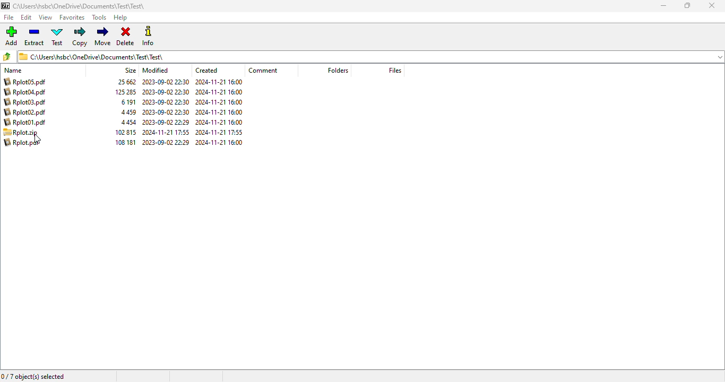 This screenshot has height=382, width=725. I want to click on 2024-11-21 17:55, so click(167, 132).